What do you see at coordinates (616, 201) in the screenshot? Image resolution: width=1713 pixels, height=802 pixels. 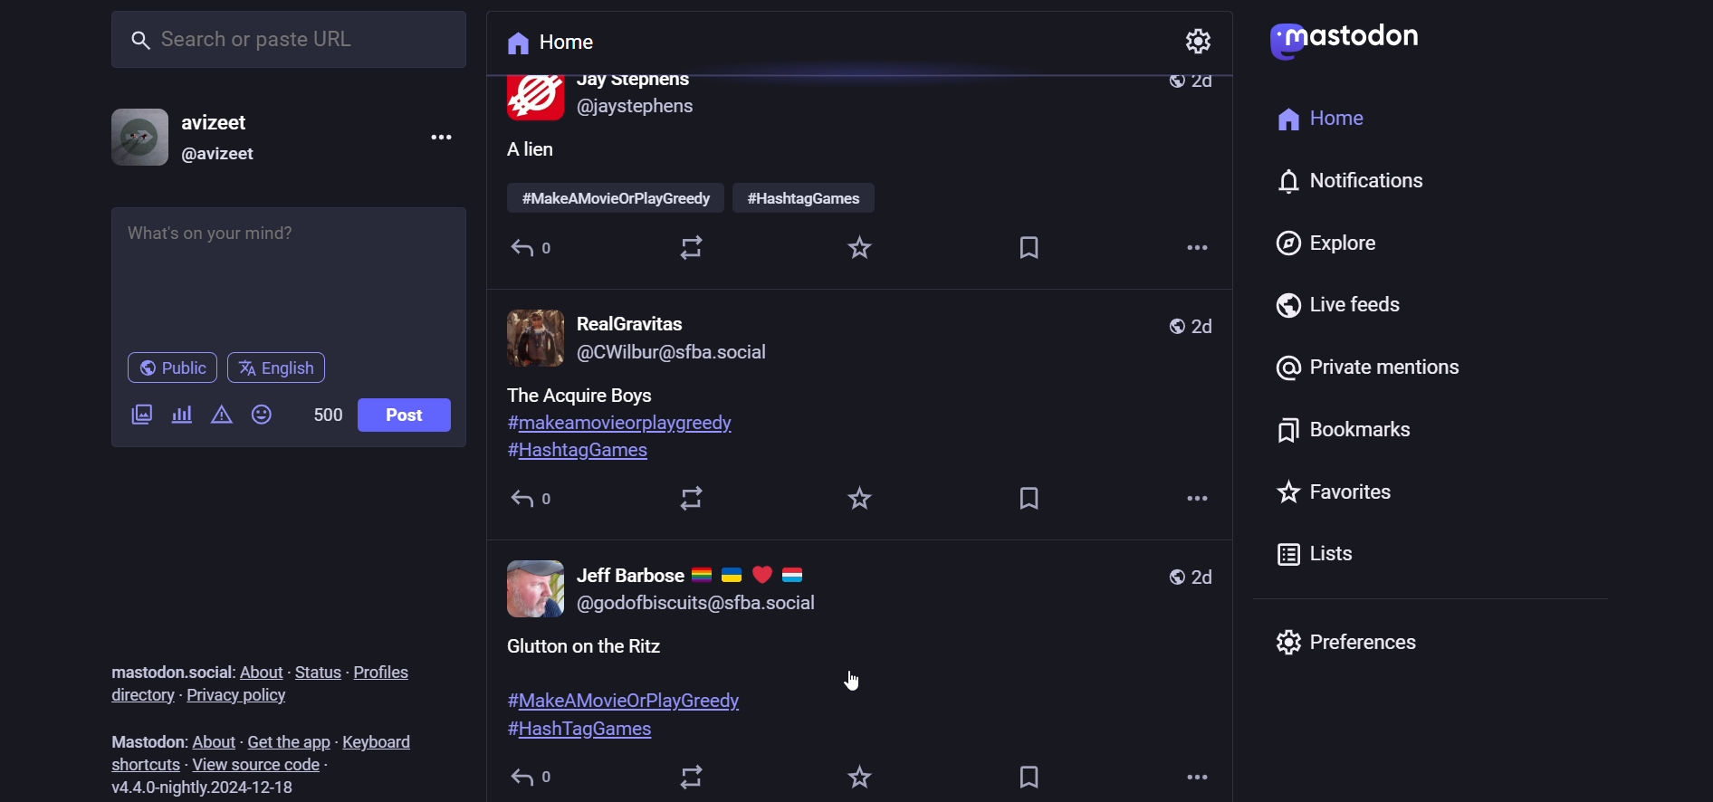 I see `hashtag` at bounding box center [616, 201].